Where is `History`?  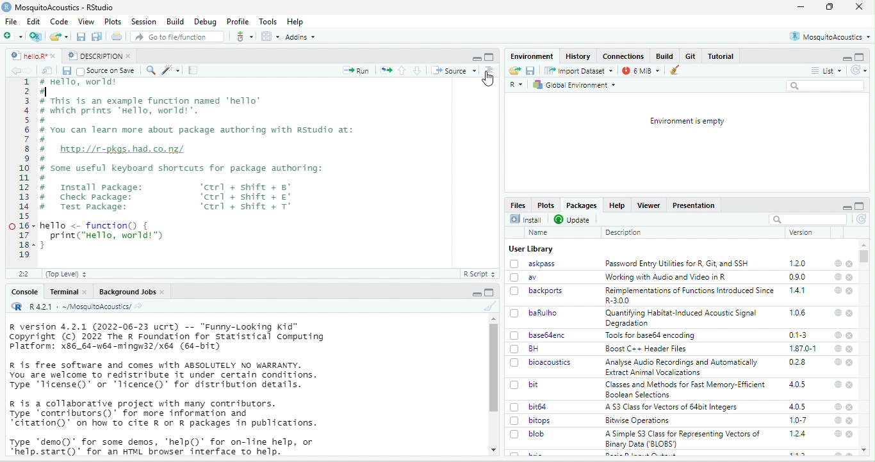 History is located at coordinates (578, 56).